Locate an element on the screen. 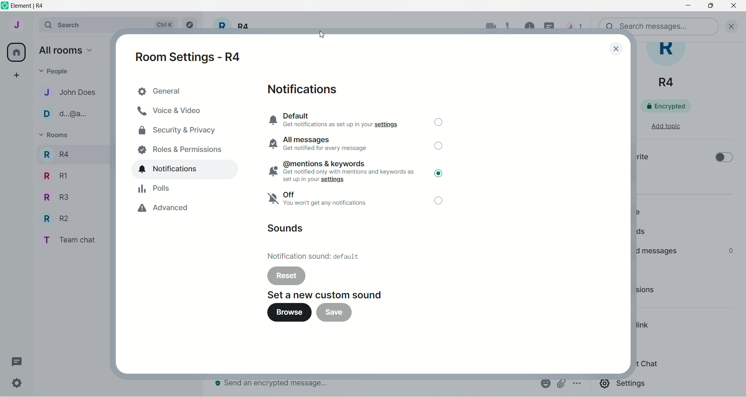 This screenshot has height=397, width=746. favourite is located at coordinates (642, 158).